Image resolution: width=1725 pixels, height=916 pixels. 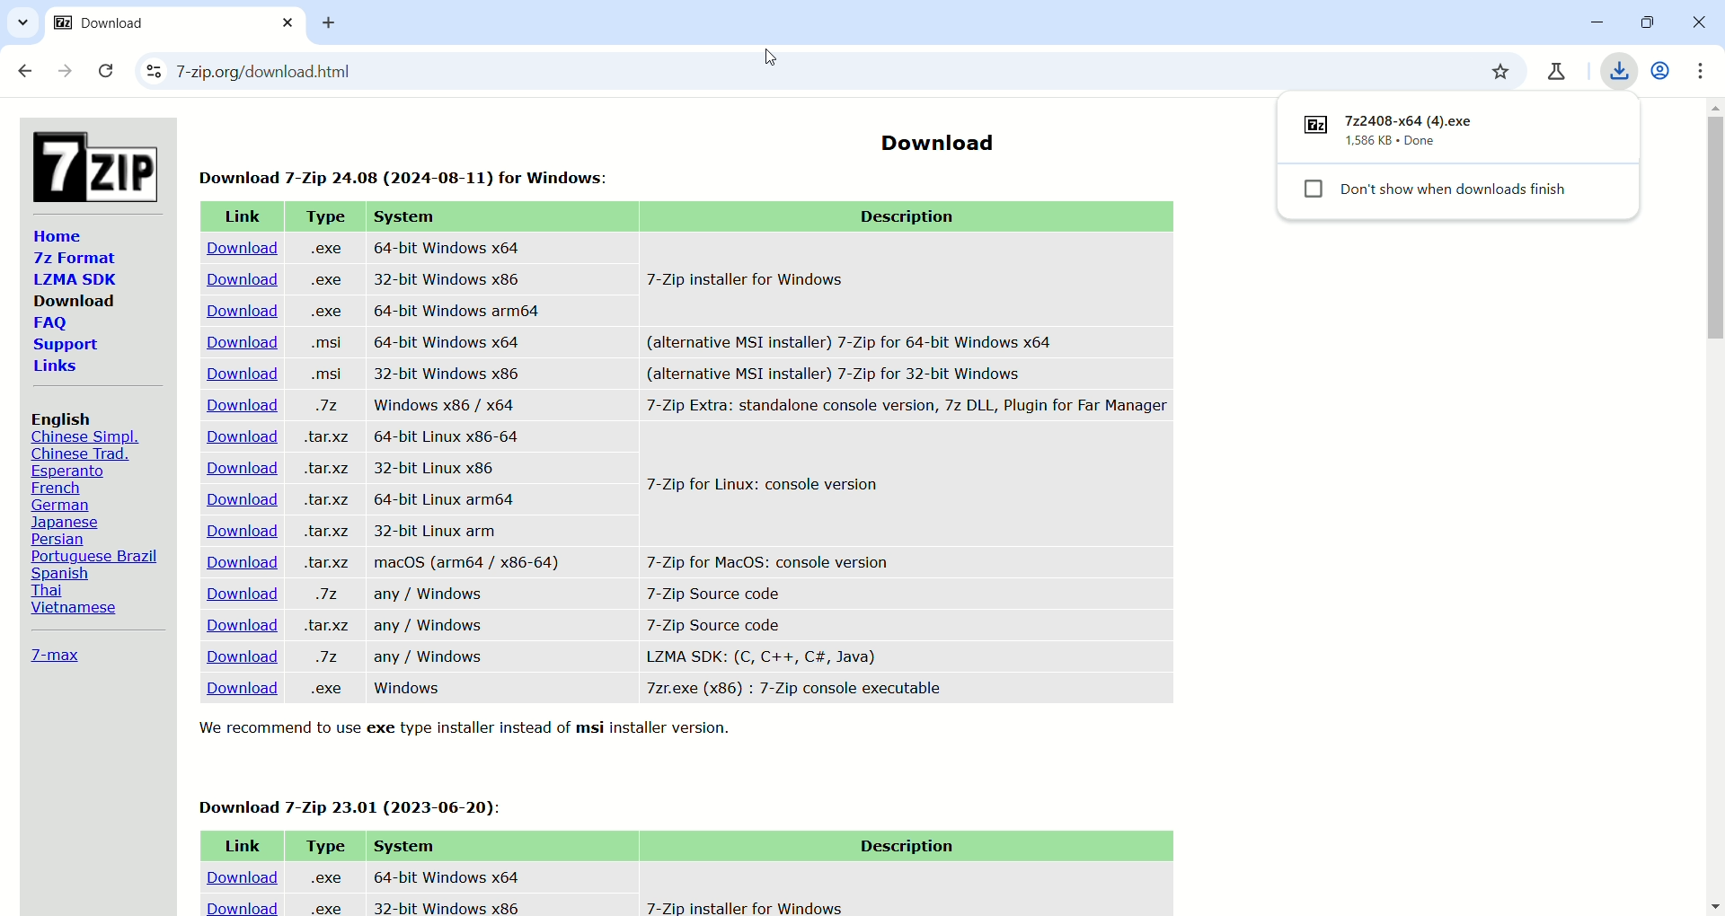 I want to click on macOS (arm64 / x86-64), so click(x=468, y=565).